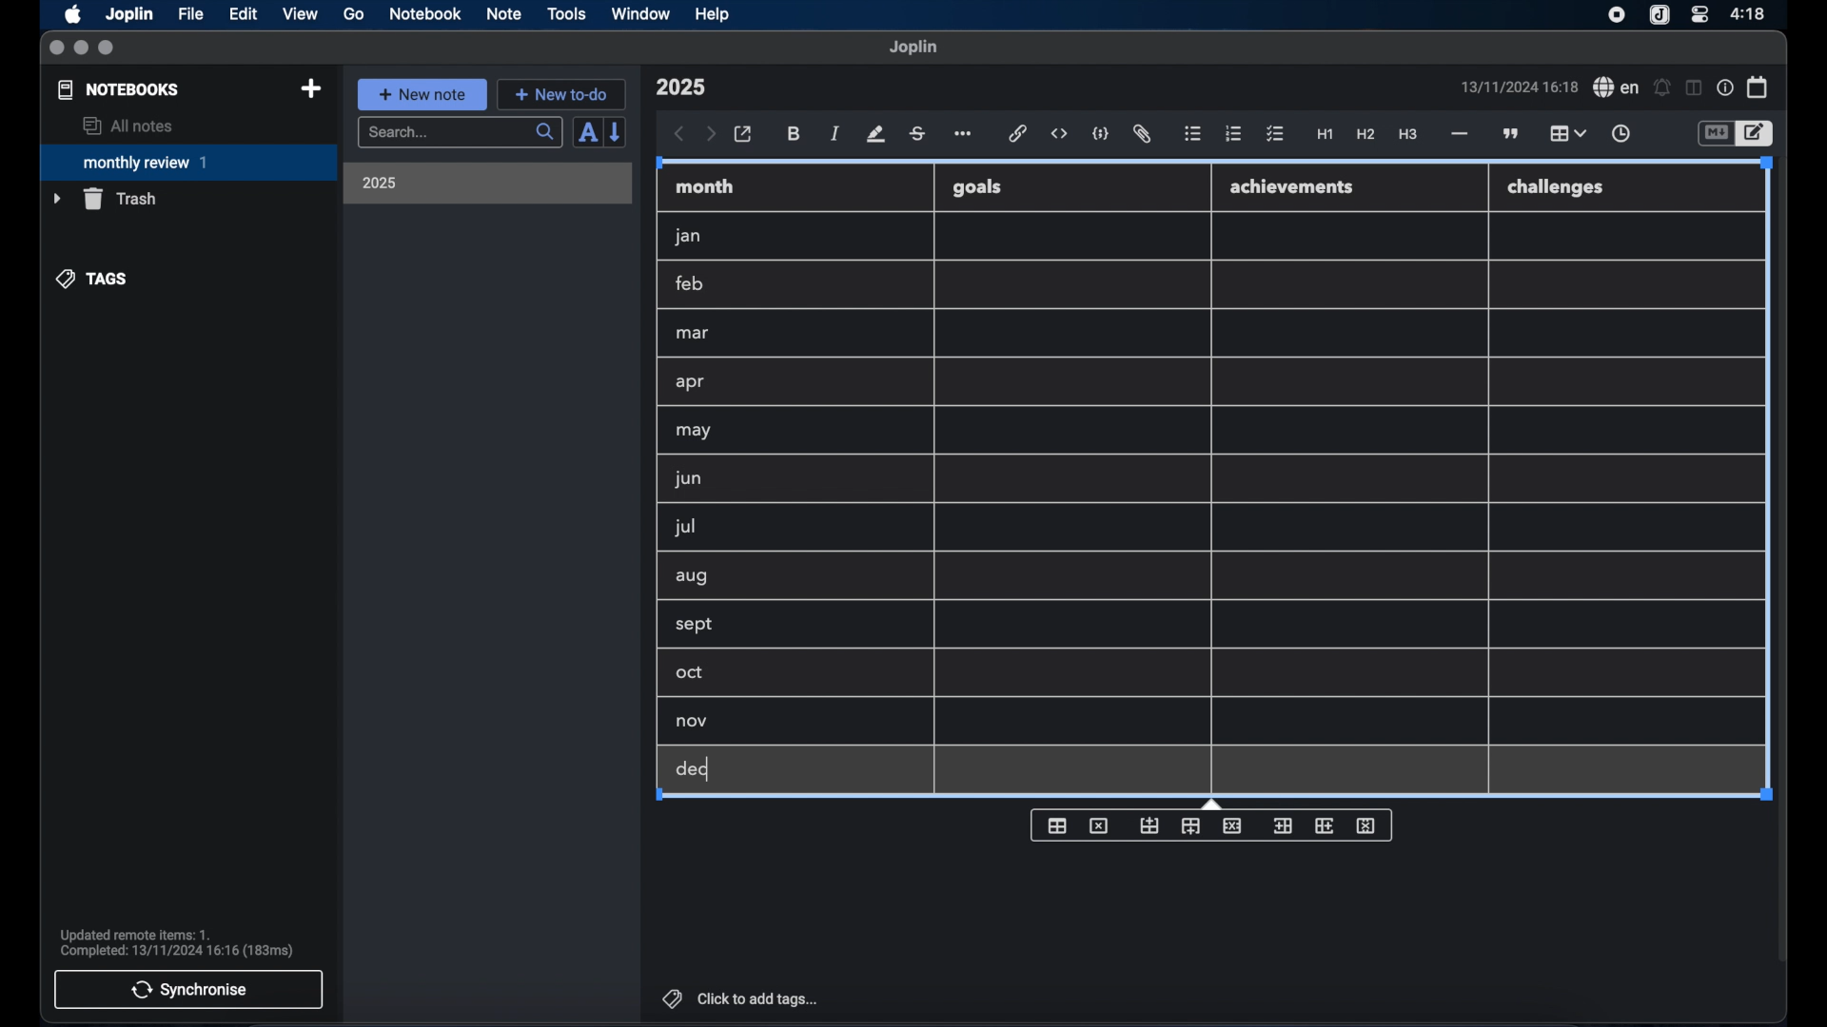 The image size is (1827, 1027). What do you see at coordinates (300, 14) in the screenshot?
I see `view` at bounding box center [300, 14].